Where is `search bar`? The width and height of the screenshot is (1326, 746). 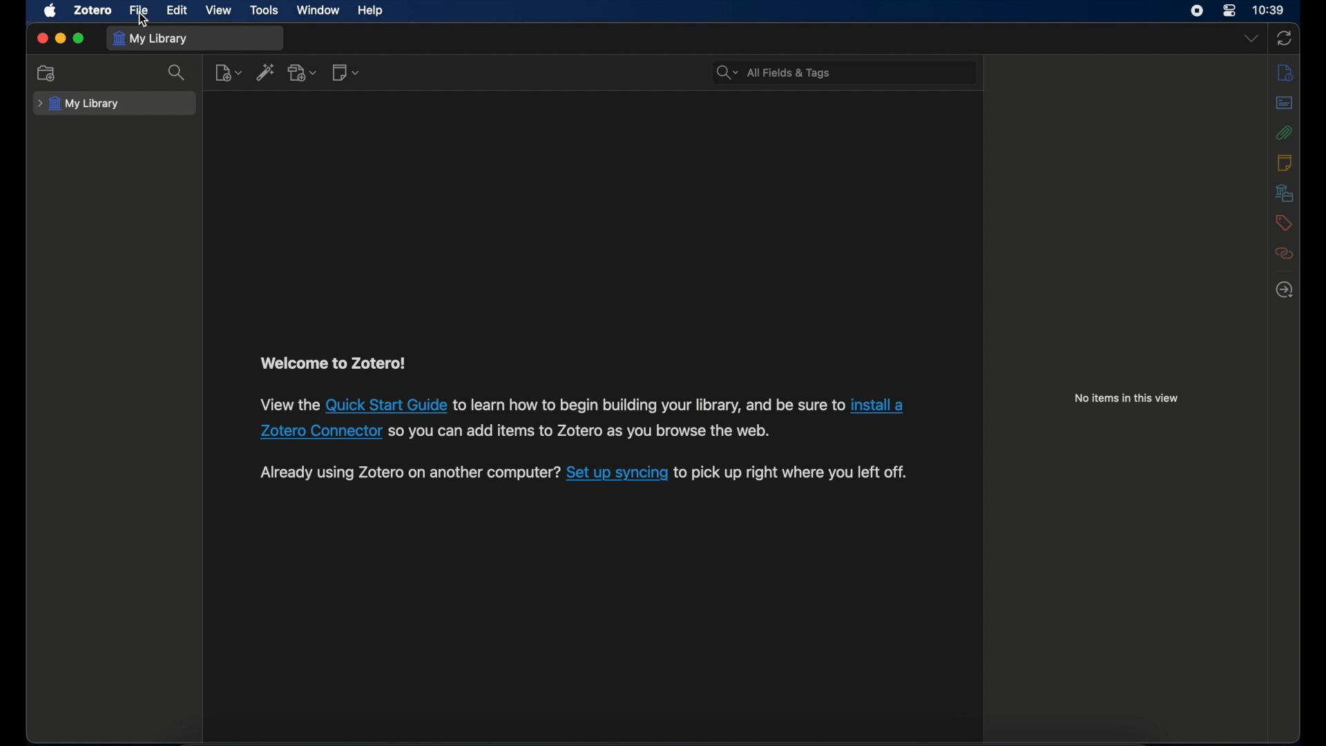
search bar is located at coordinates (775, 73).